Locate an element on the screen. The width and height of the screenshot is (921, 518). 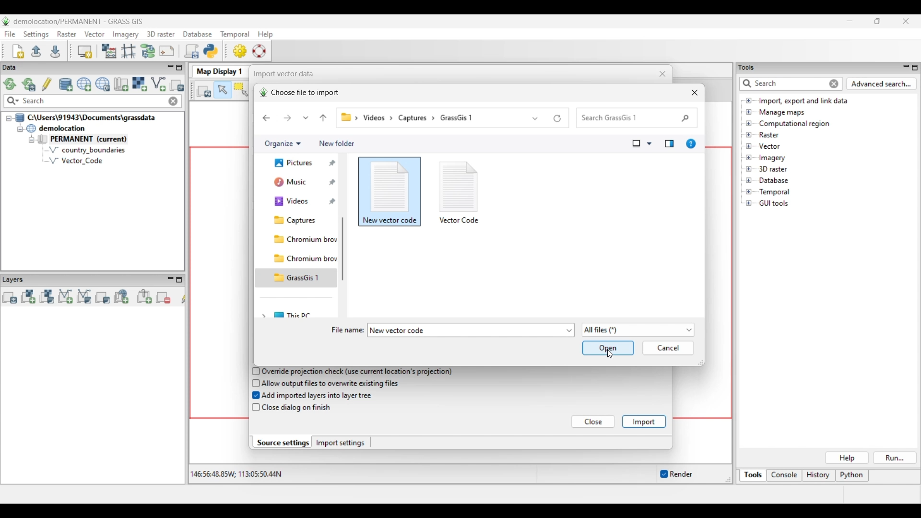
Import raster data is located at coordinates (139, 84).